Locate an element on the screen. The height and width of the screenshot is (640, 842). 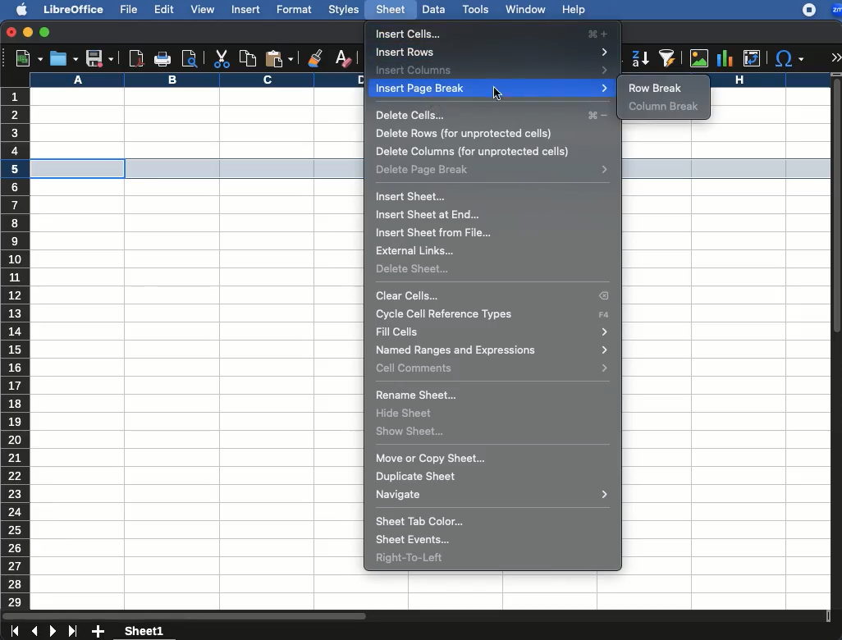
sheet tab color is located at coordinates (423, 521).